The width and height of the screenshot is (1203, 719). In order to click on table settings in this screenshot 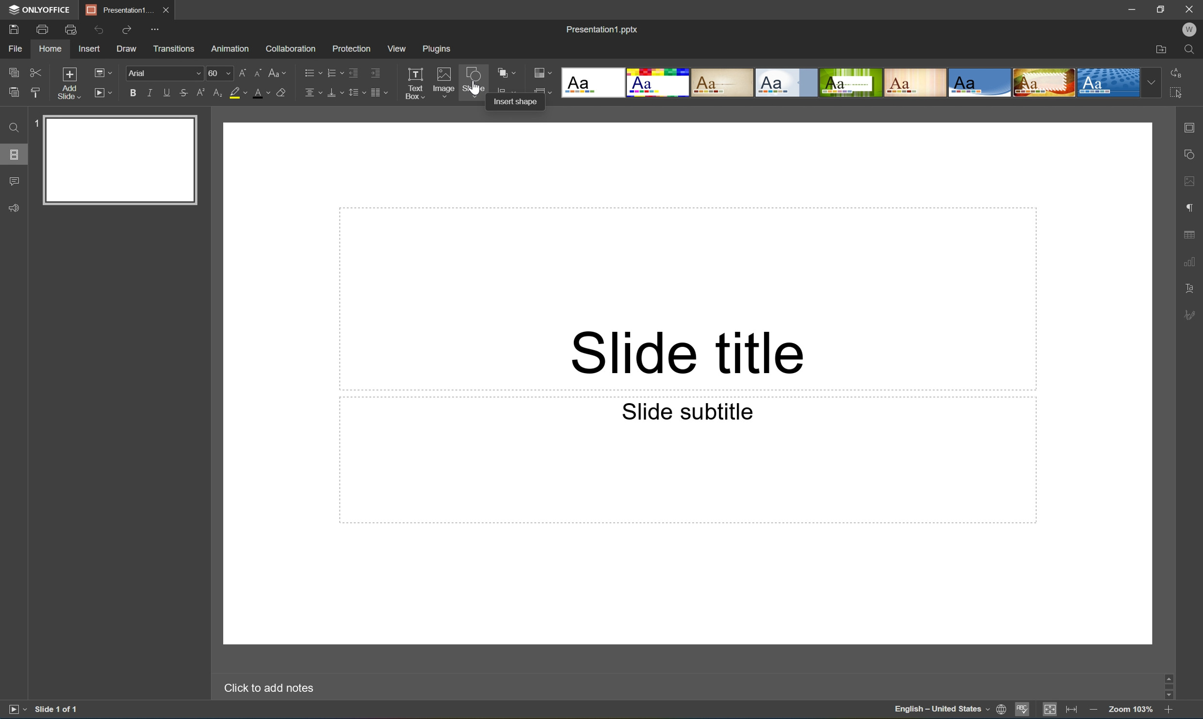, I will do `click(1190, 233)`.